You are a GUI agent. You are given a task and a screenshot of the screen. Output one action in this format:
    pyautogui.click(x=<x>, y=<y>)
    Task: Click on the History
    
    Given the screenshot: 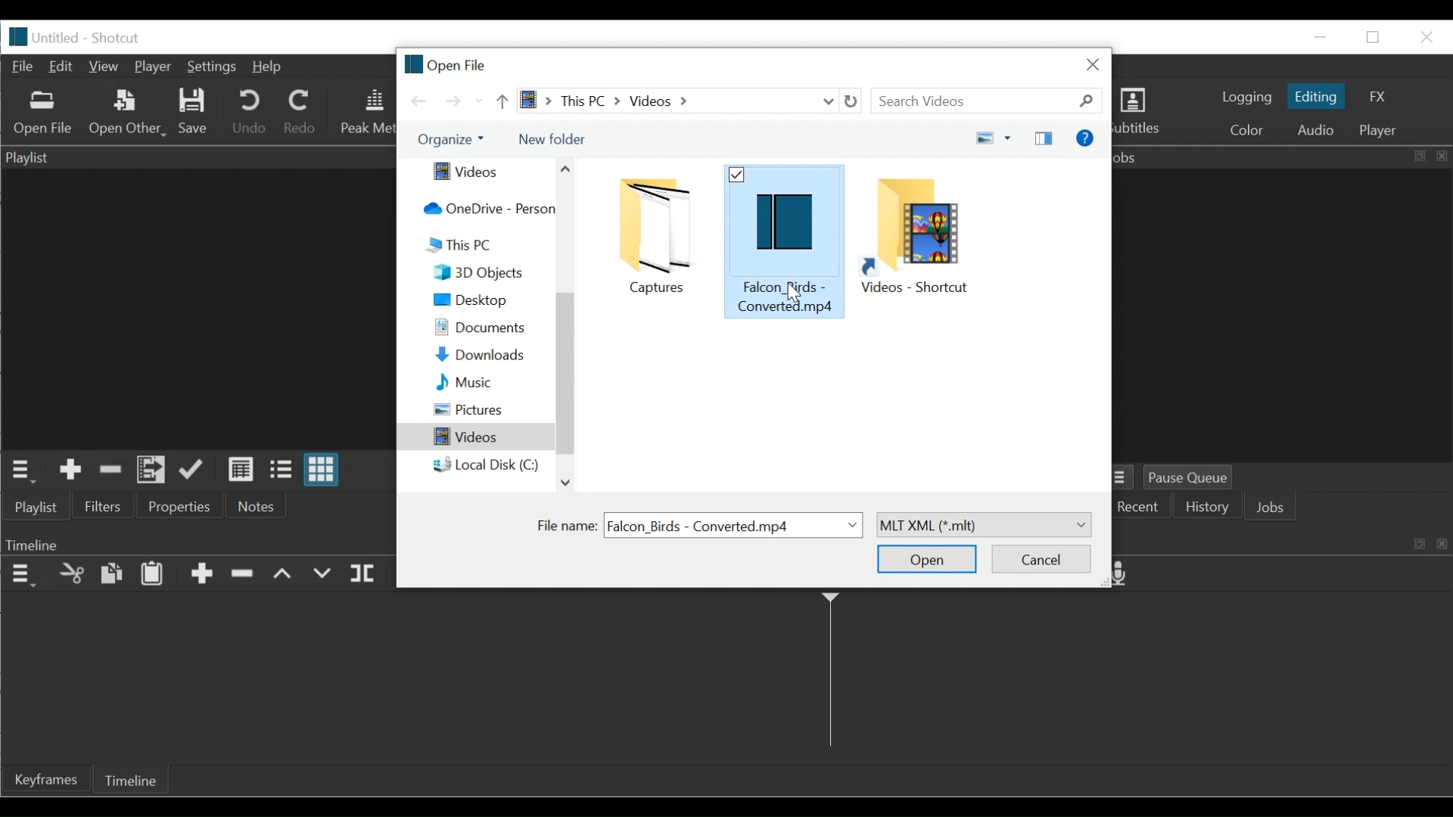 What is the action you would take?
    pyautogui.click(x=1209, y=508)
    